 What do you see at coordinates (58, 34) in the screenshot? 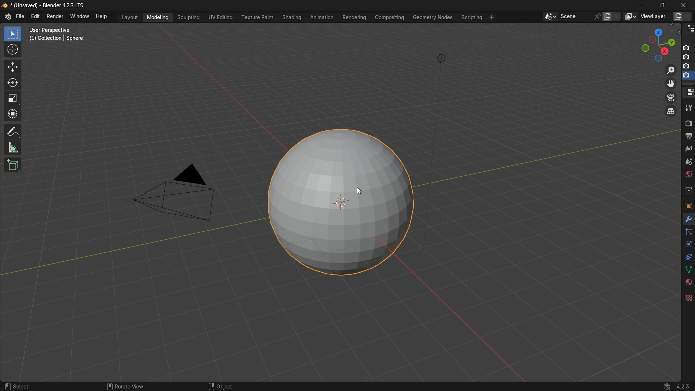
I see `user perspective (1) collection | sphere` at bounding box center [58, 34].